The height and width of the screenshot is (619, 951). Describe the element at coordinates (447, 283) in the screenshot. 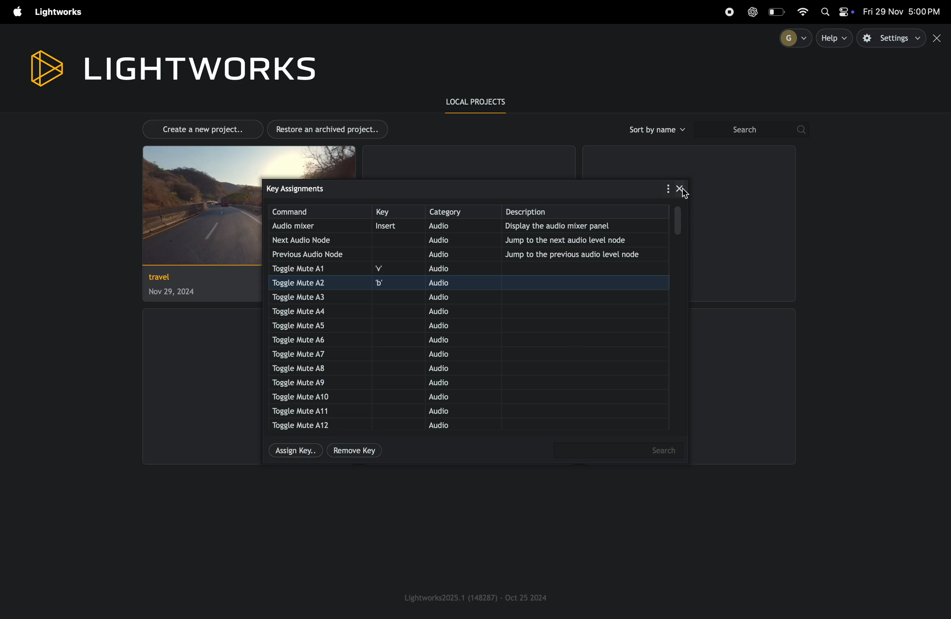

I see `audio` at that location.